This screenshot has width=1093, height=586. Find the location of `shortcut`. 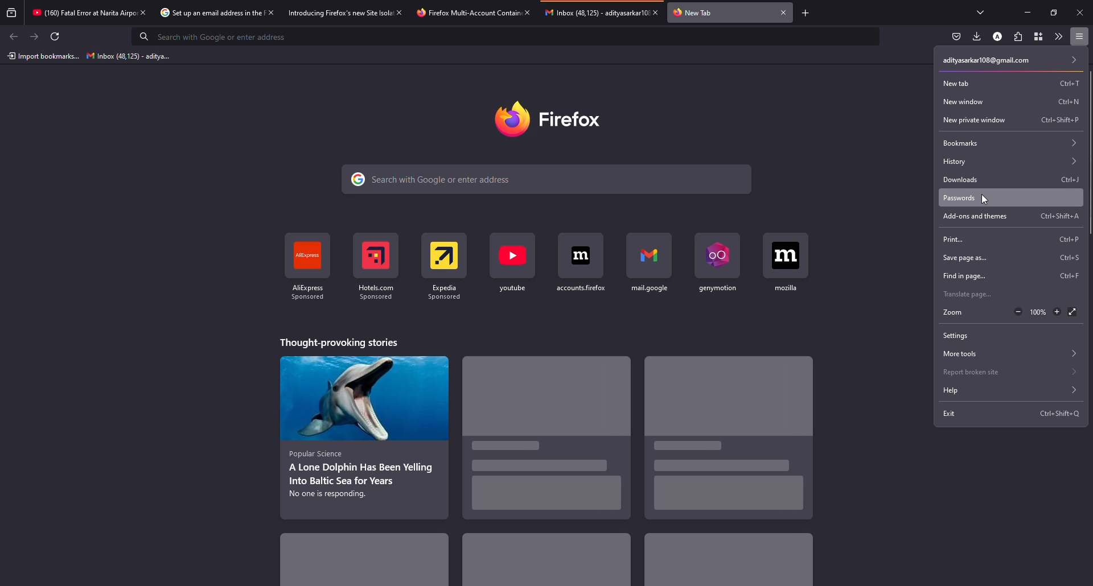

shortcut is located at coordinates (582, 263).